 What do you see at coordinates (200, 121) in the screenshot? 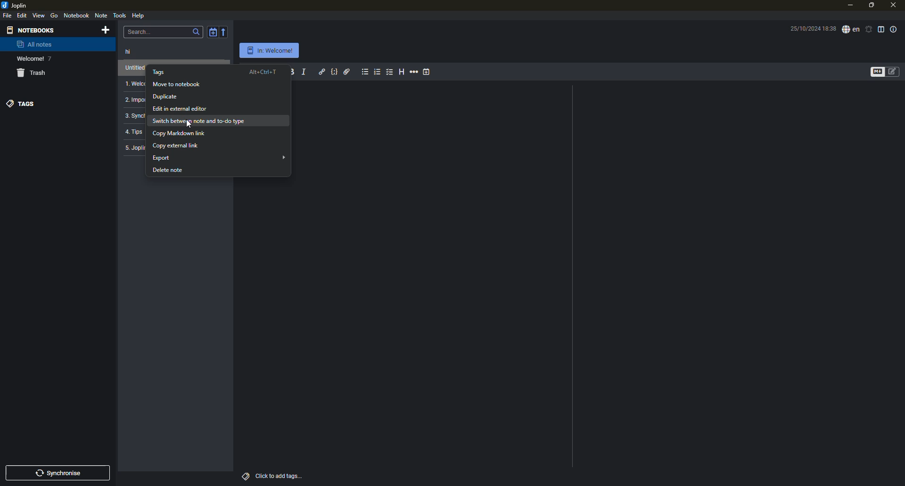
I see `switch between note and to-do type` at bounding box center [200, 121].